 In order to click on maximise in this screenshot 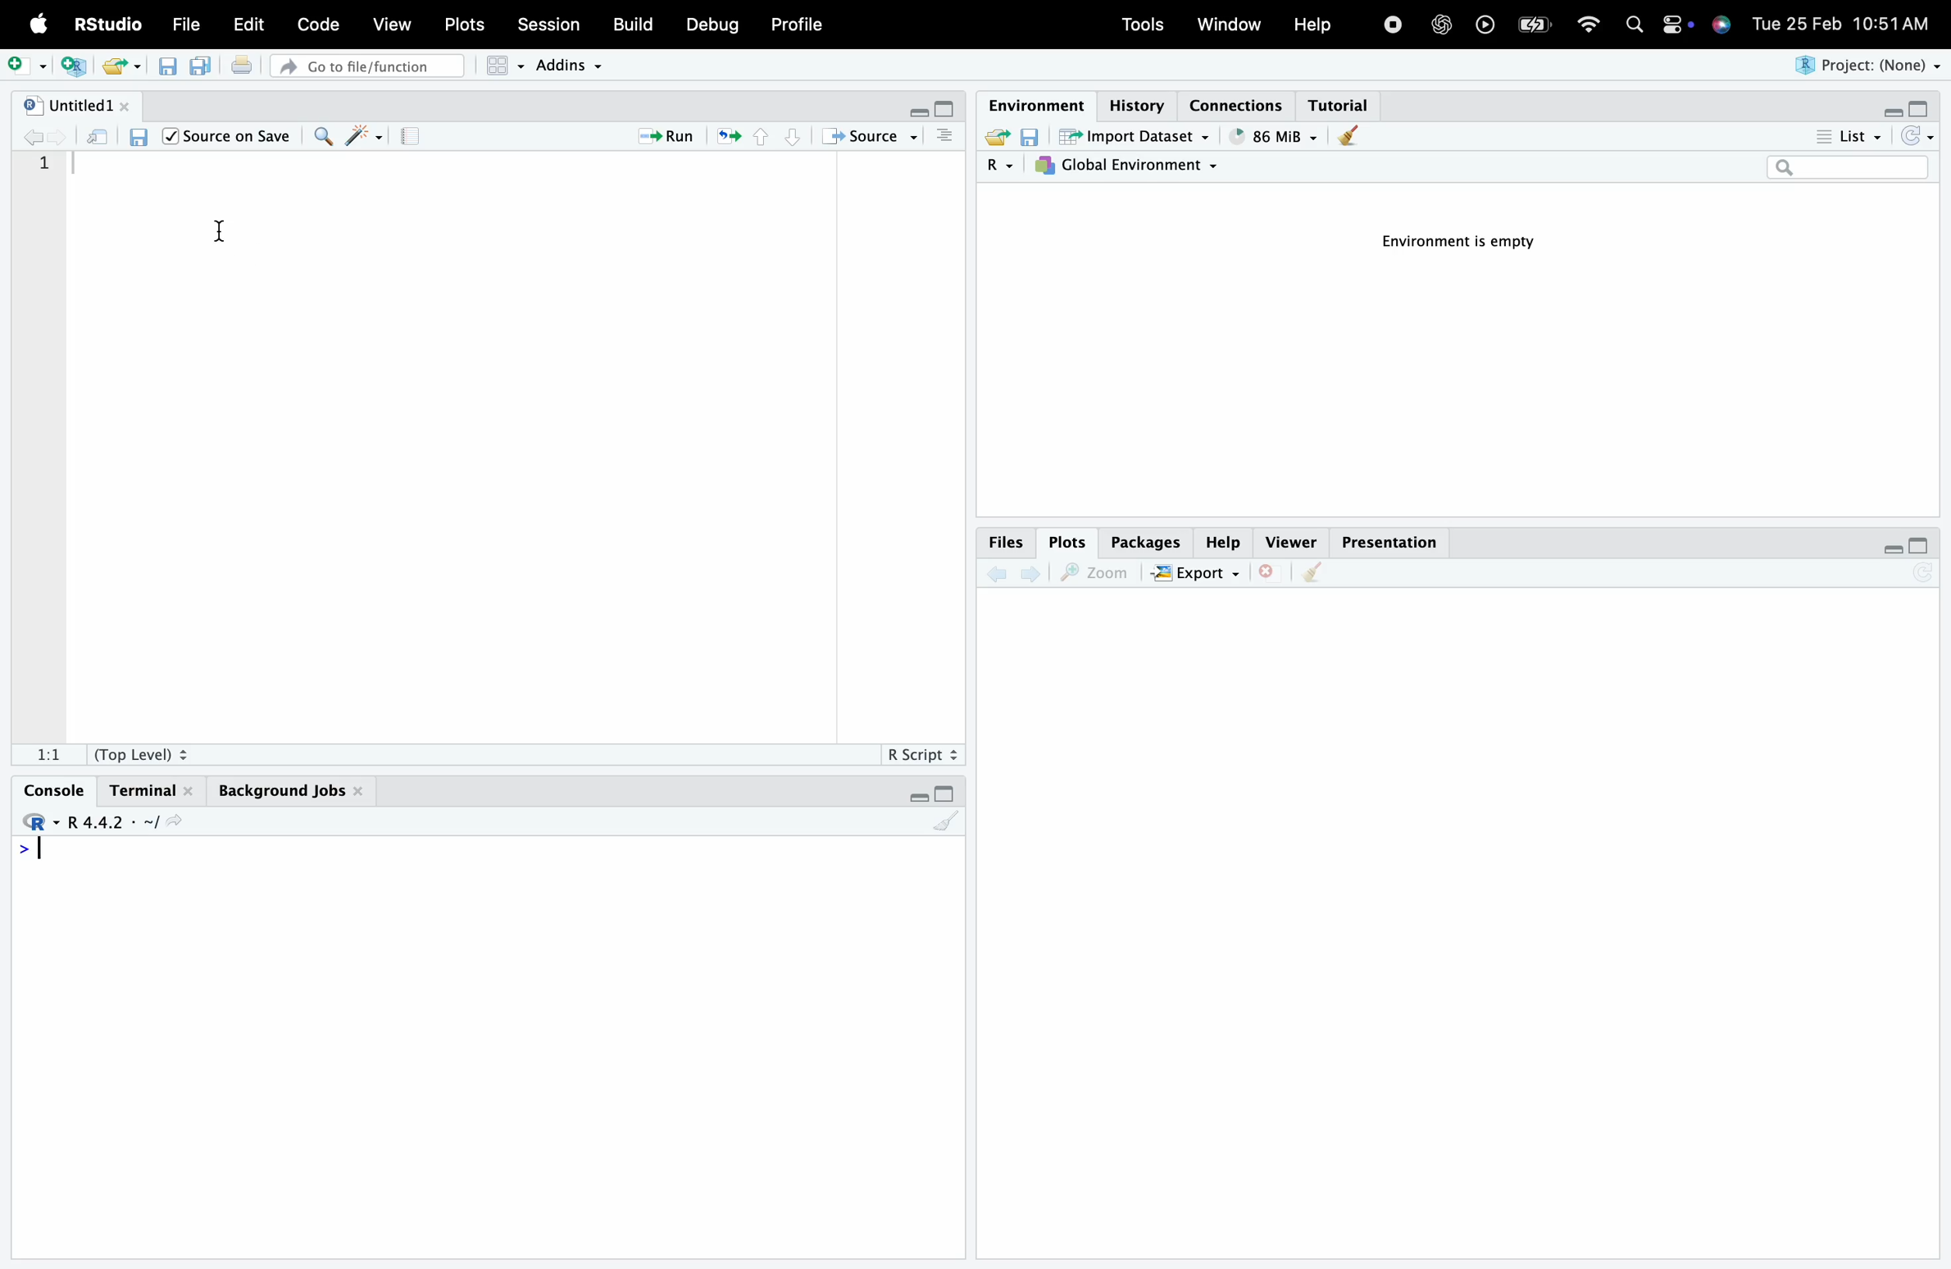, I will do `click(1922, 111)`.